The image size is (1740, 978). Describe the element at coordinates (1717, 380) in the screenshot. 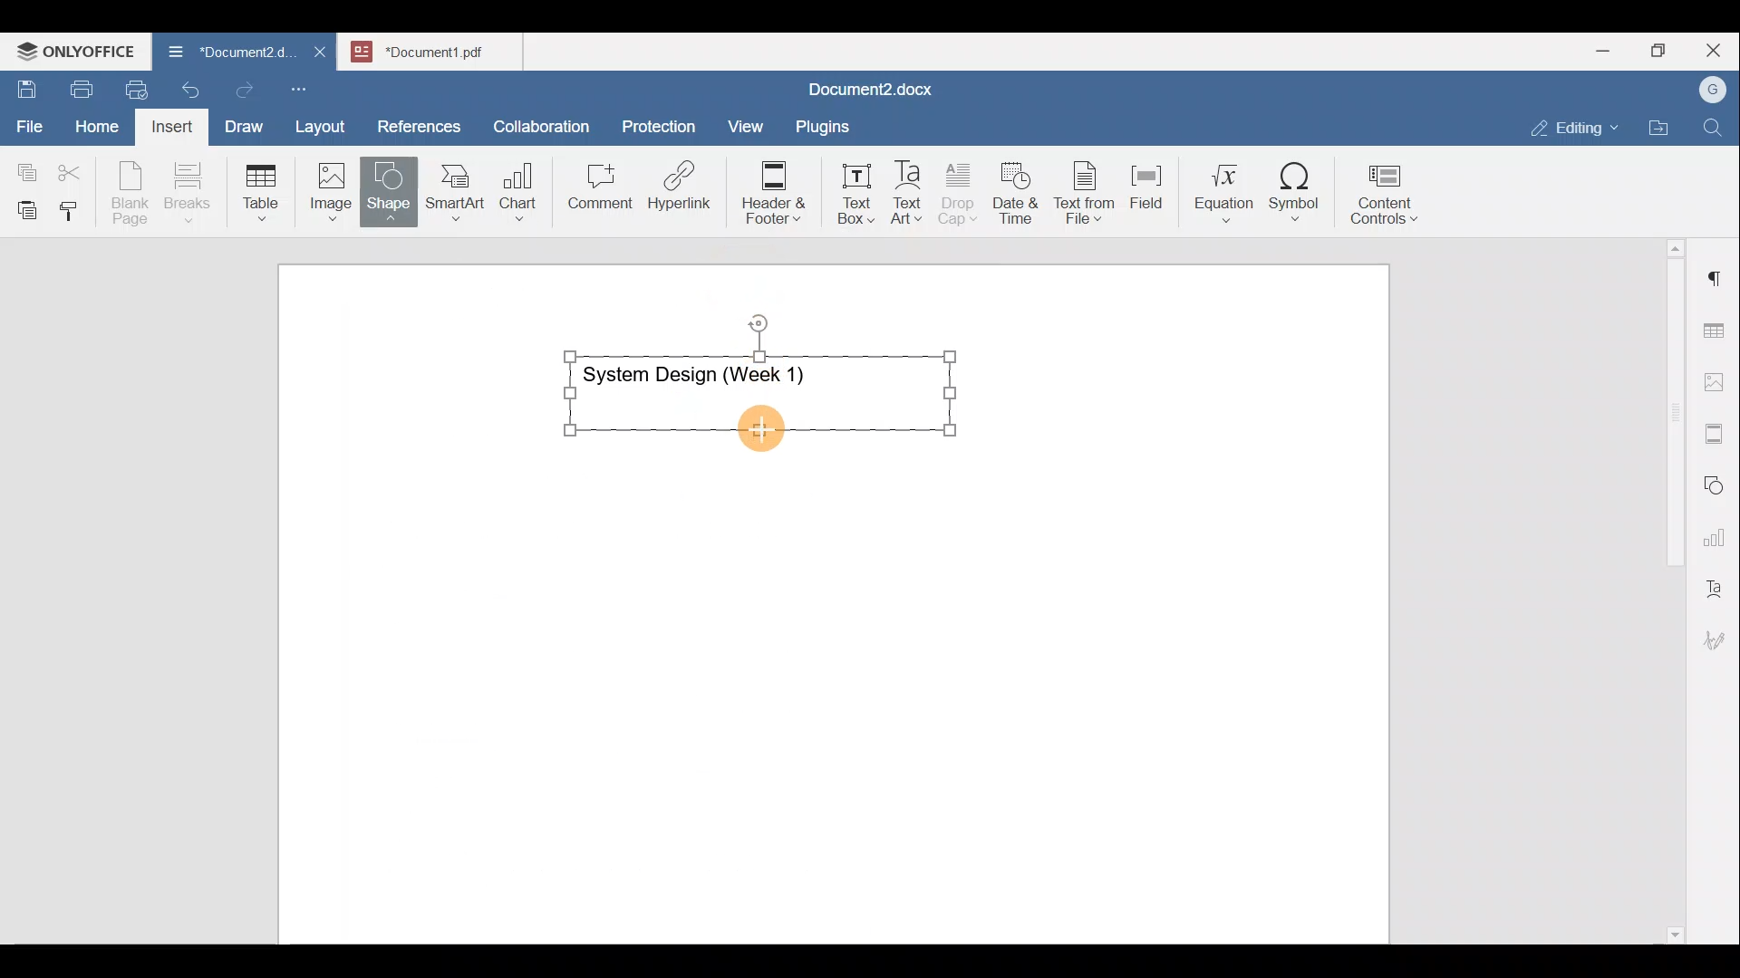

I see `Image settings` at that location.